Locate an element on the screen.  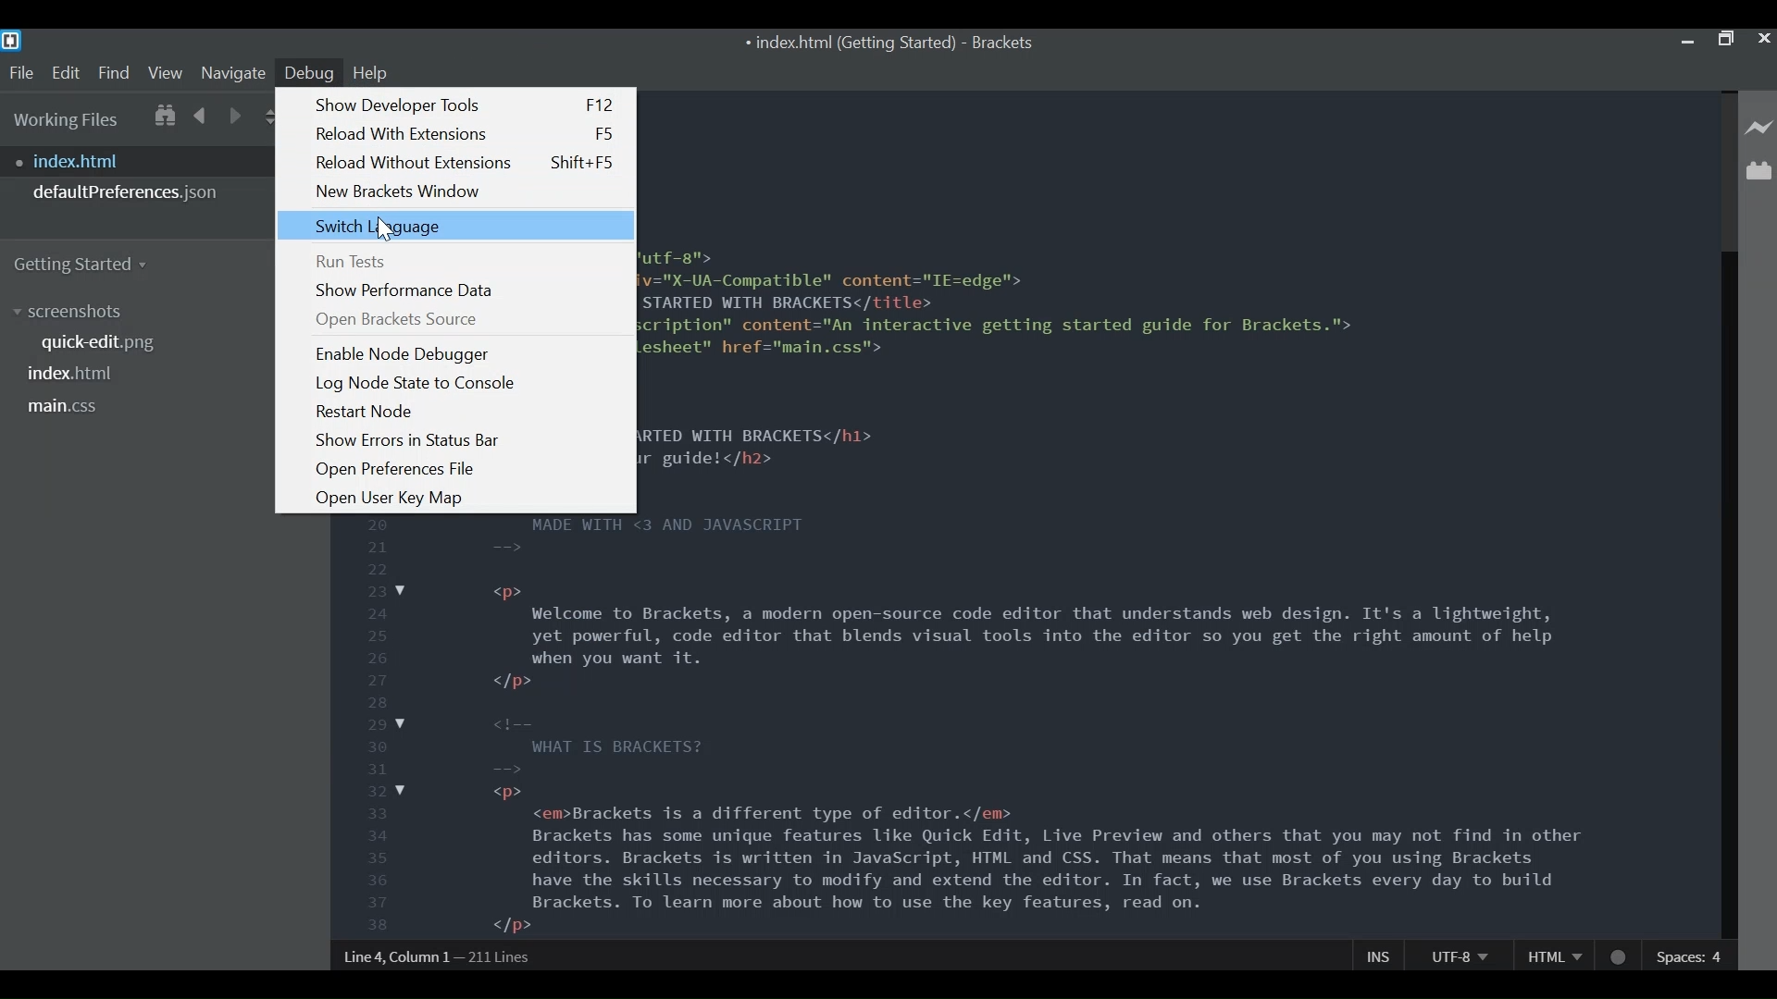
Open Preference File is located at coordinates (402, 470).